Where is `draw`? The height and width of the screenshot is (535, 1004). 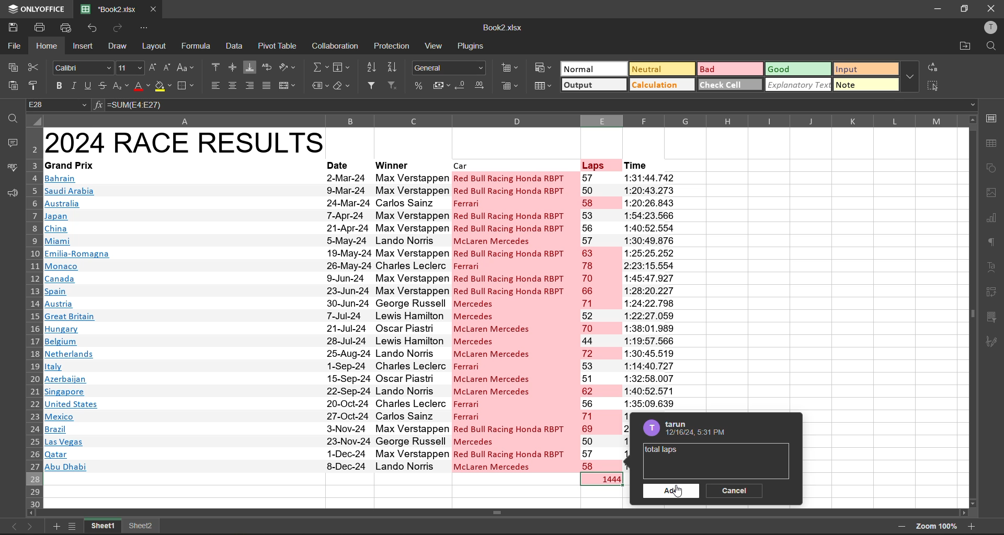 draw is located at coordinates (120, 48).